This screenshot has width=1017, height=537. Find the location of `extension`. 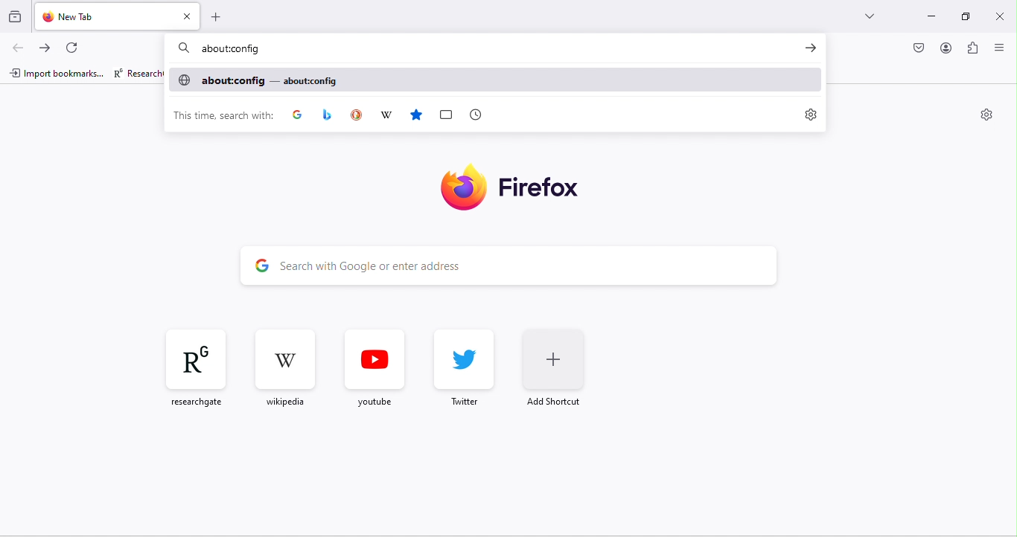

extension is located at coordinates (973, 48).